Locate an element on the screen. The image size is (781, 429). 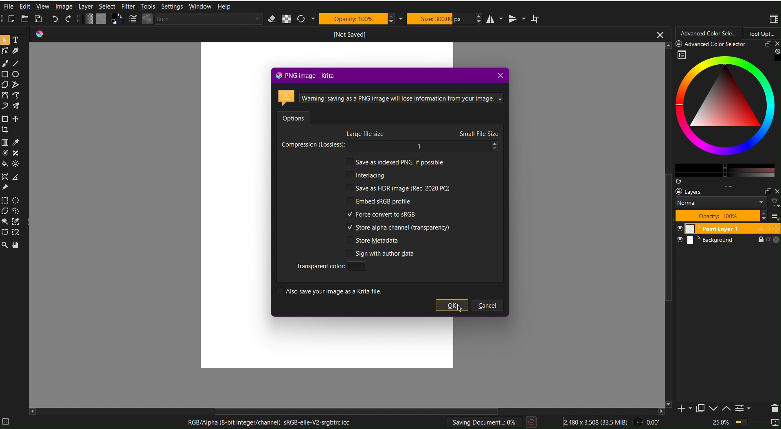
Redo is located at coordinates (69, 20).